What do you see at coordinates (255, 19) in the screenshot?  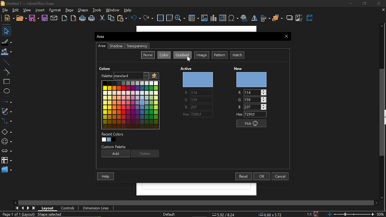 I see `flip` at bounding box center [255, 19].